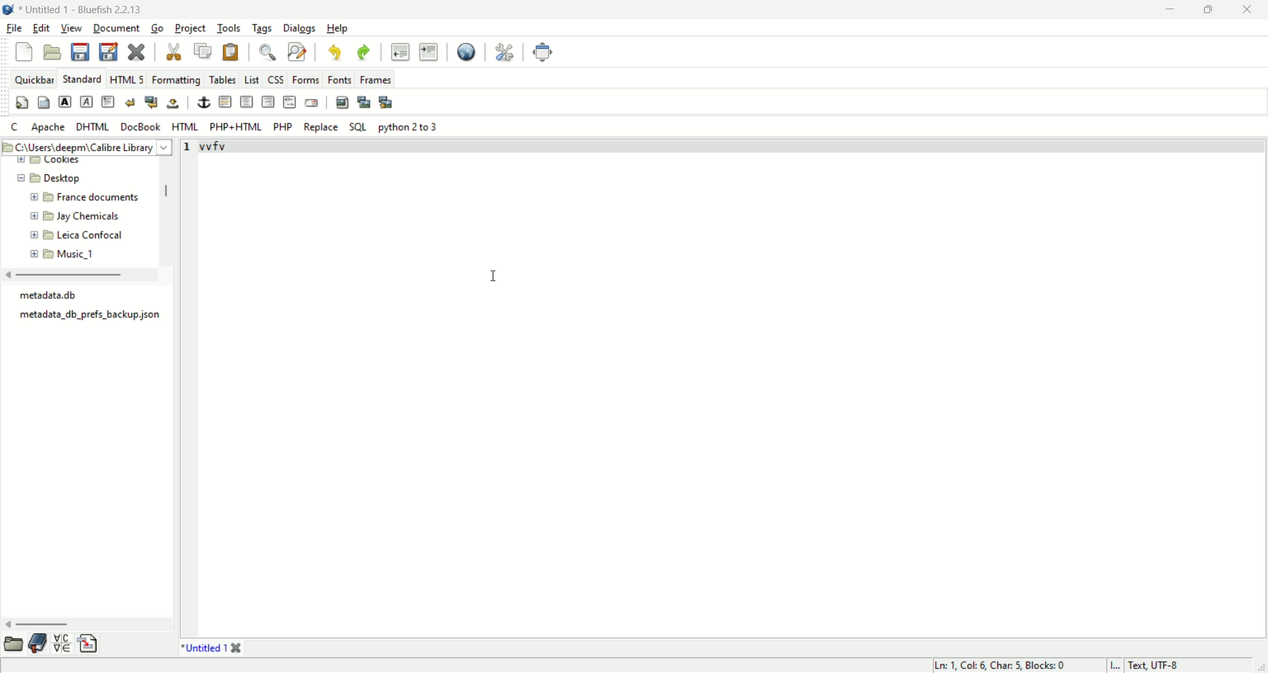 The width and height of the screenshot is (1268, 673). Describe the element at coordinates (429, 51) in the screenshot. I see `indent` at that location.